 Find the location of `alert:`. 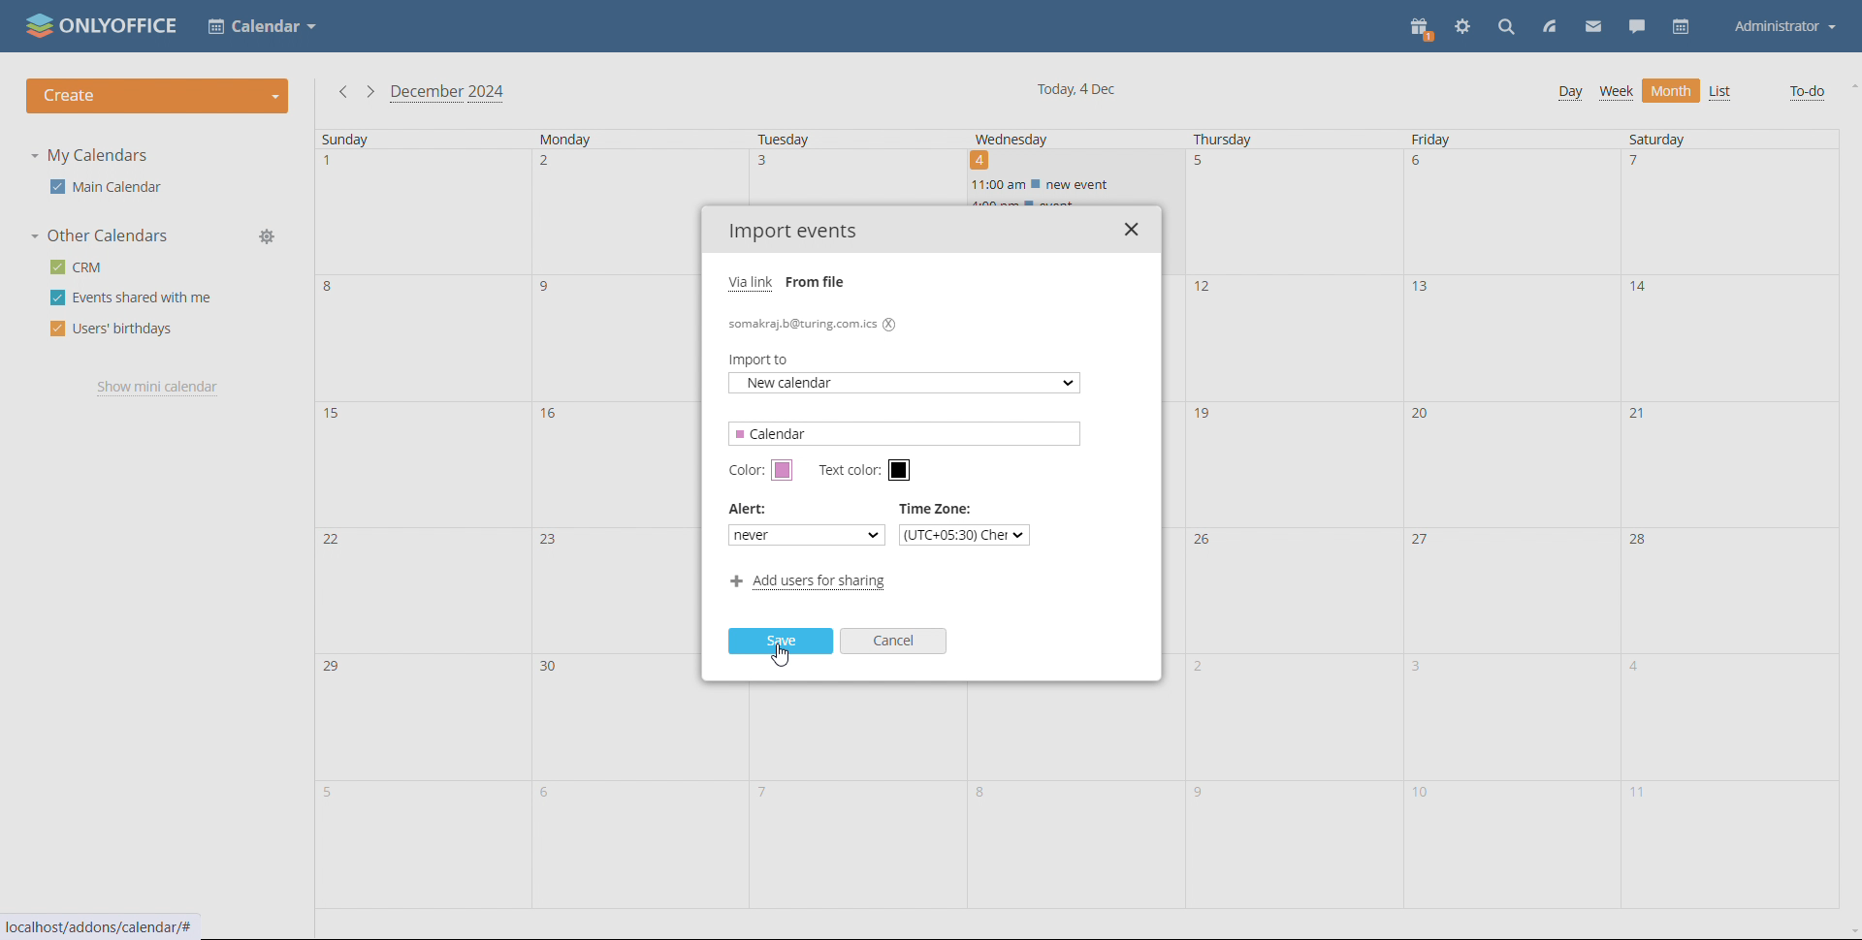

alert: is located at coordinates (751, 509).